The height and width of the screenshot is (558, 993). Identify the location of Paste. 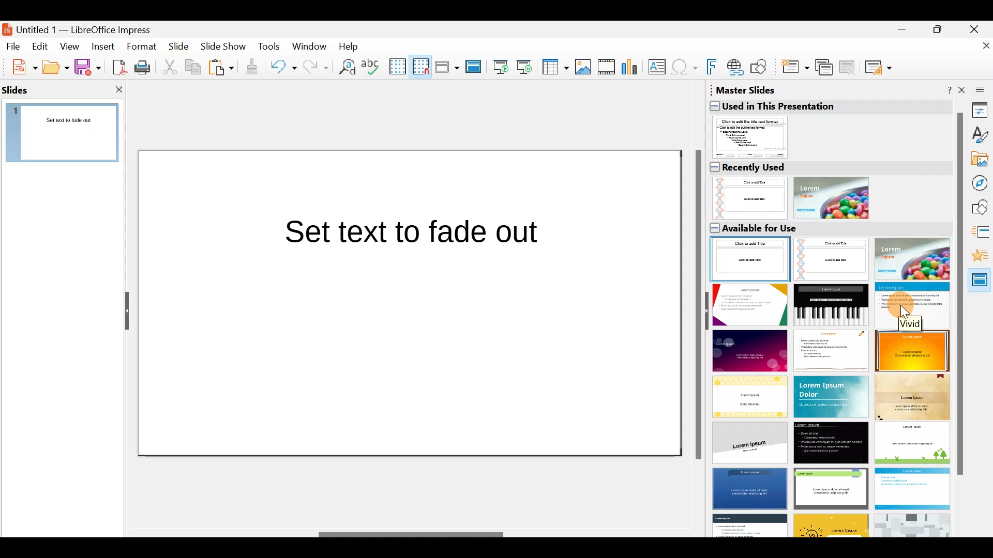
(222, 69).